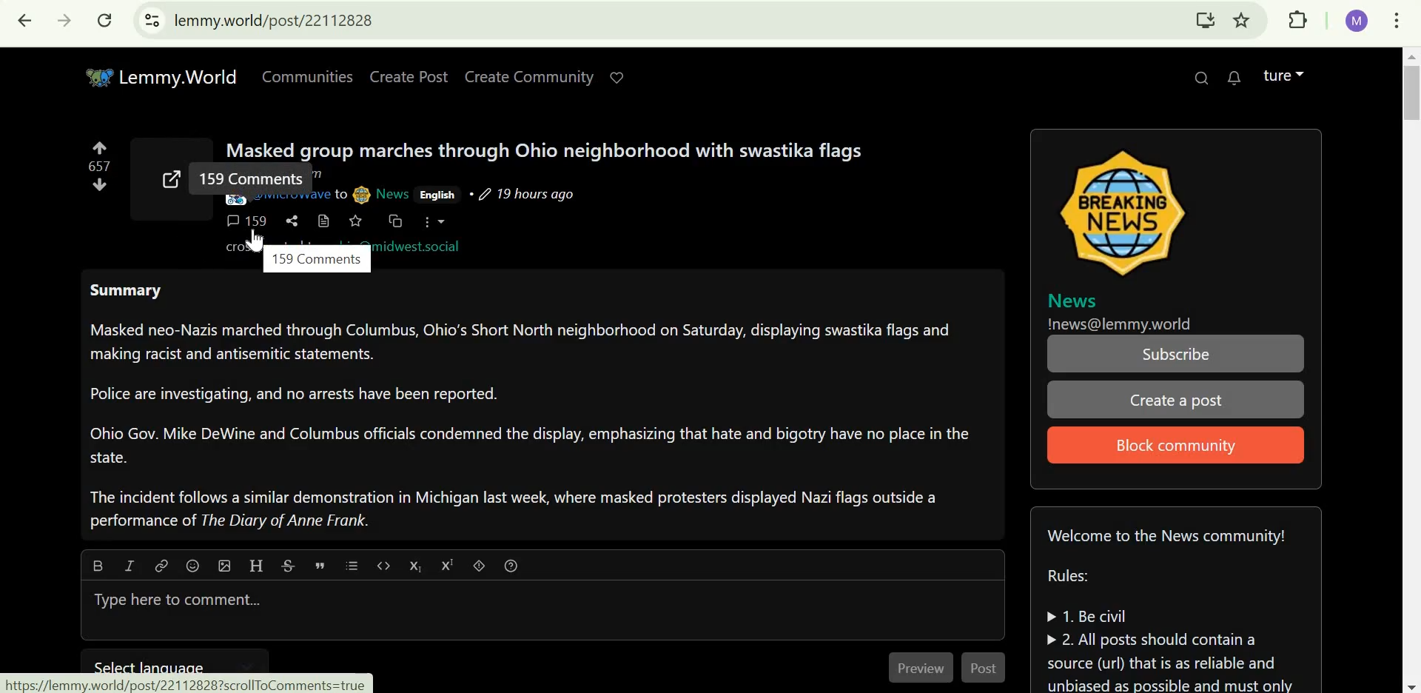 This screenshot has height=693, width=1421. I want to click on 159 comments, so click(241, 221).